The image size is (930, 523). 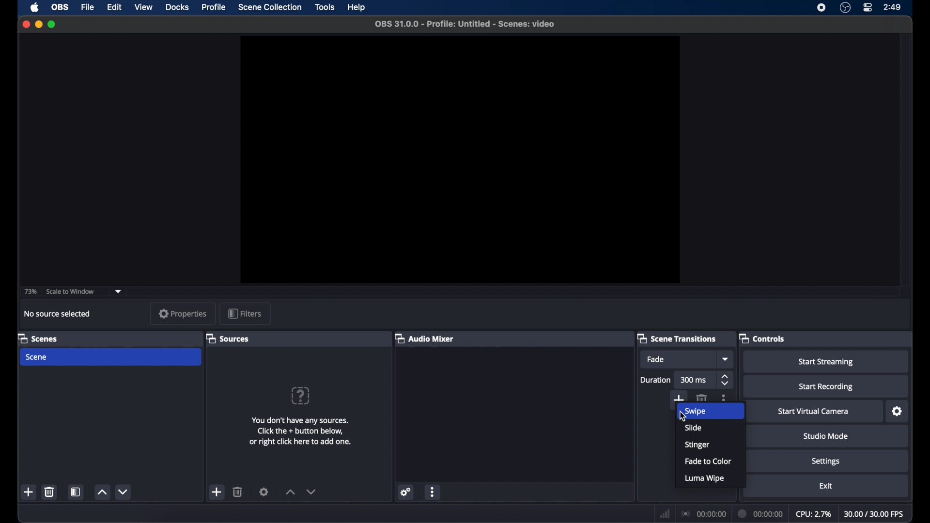 I want to click on scenes, so click(x=38, y=339).